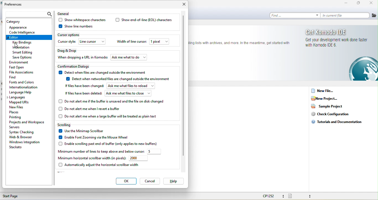 This screenshot has height=200, width=378. I want to click on detect when networked files are changed outside the environment, so click(120, 80).